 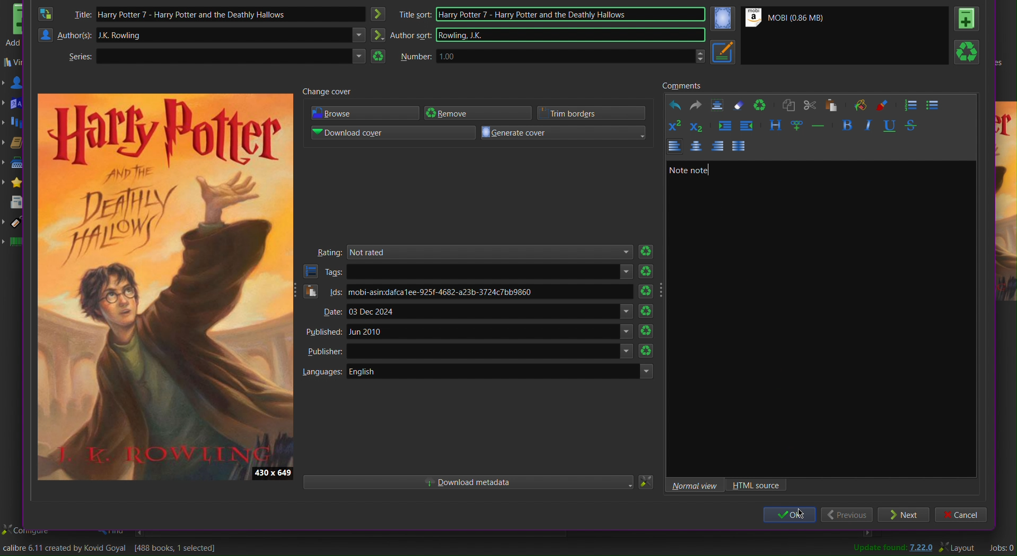 I want to click on Left Align, so click(x=674, y=146).